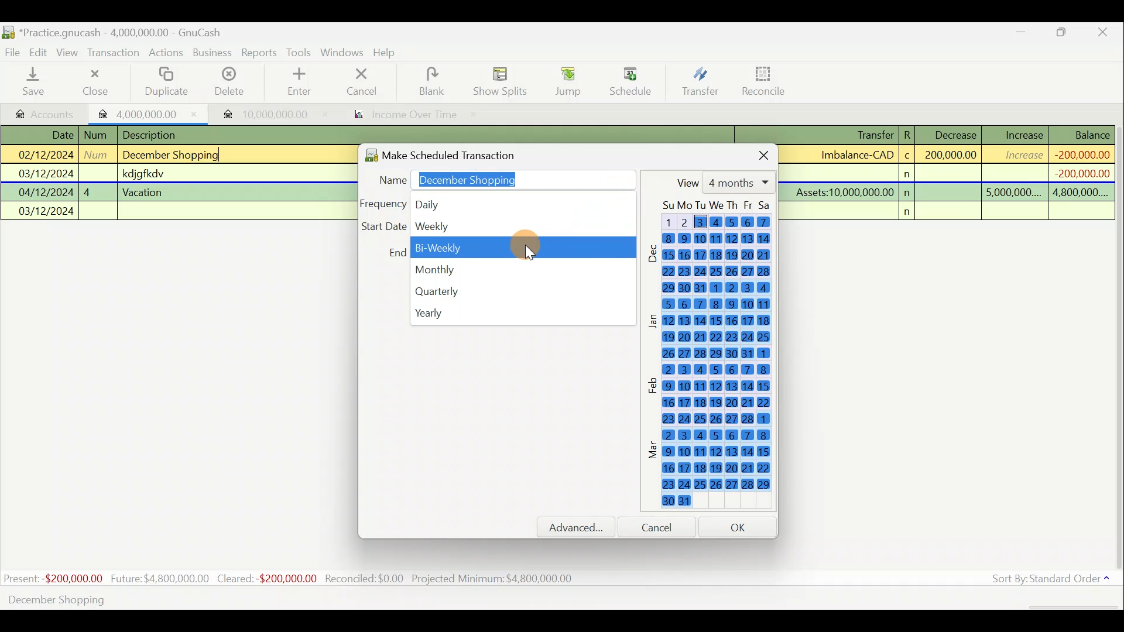 The width and height of the screenshot is (1124, 632). What do you see at coordinates (40, 51) in the screenshot?
I see `Edit` at bounding box center [40, 51].